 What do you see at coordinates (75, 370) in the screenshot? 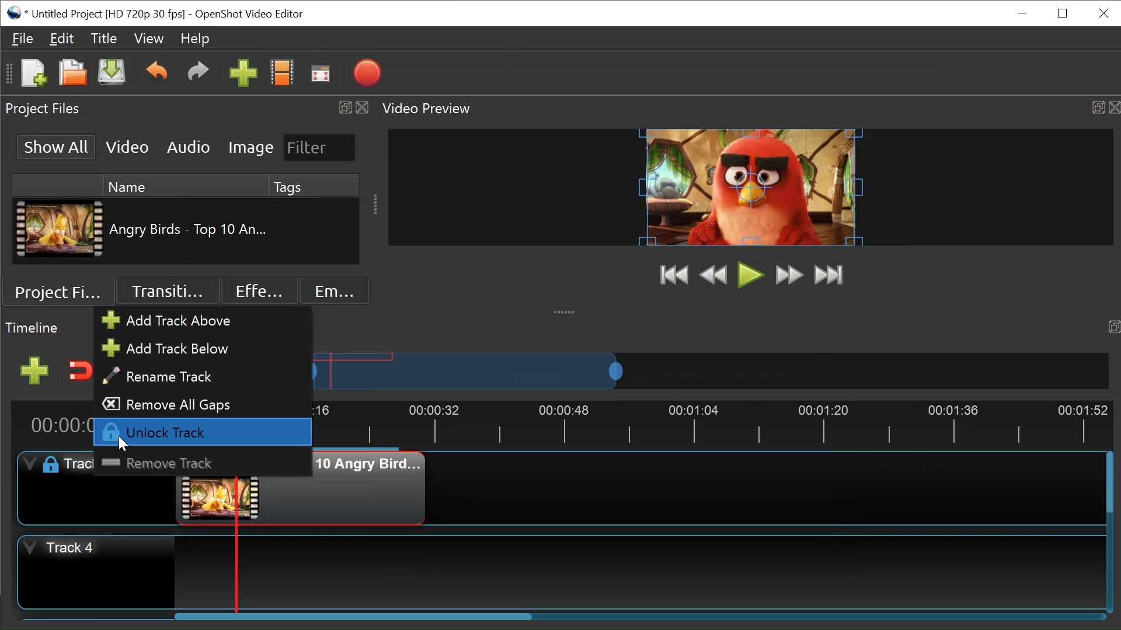
I see `Snap` at bounding box center [75, 370].